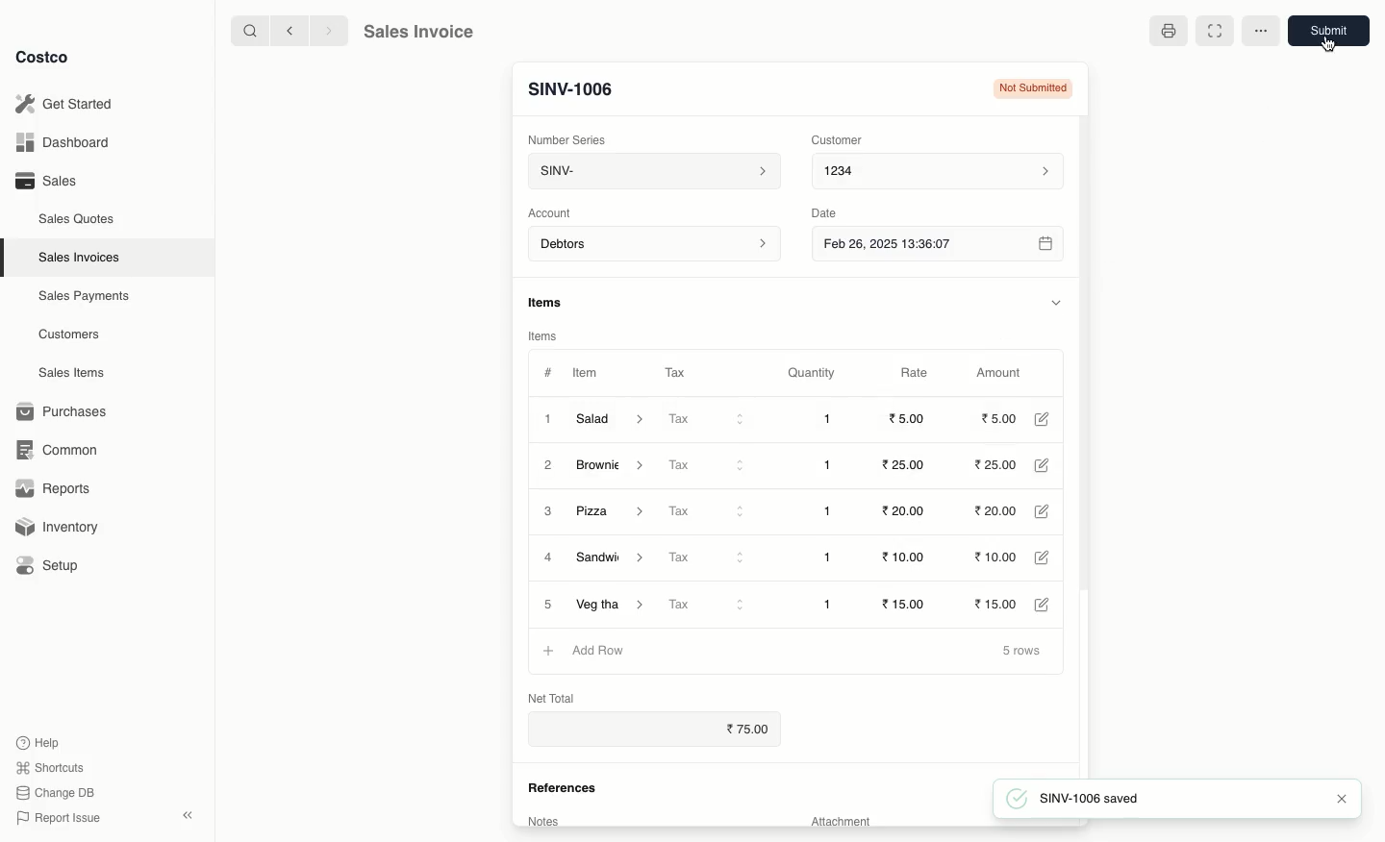 The height and width of the screenshot is (842, 1385). Describe the element at coordinates (546, 464) in the screenshot. I see `2` at that location.